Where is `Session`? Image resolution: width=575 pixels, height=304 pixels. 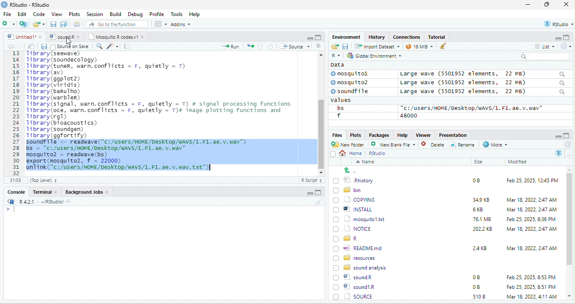 Session is located at coordinates (95, 13).